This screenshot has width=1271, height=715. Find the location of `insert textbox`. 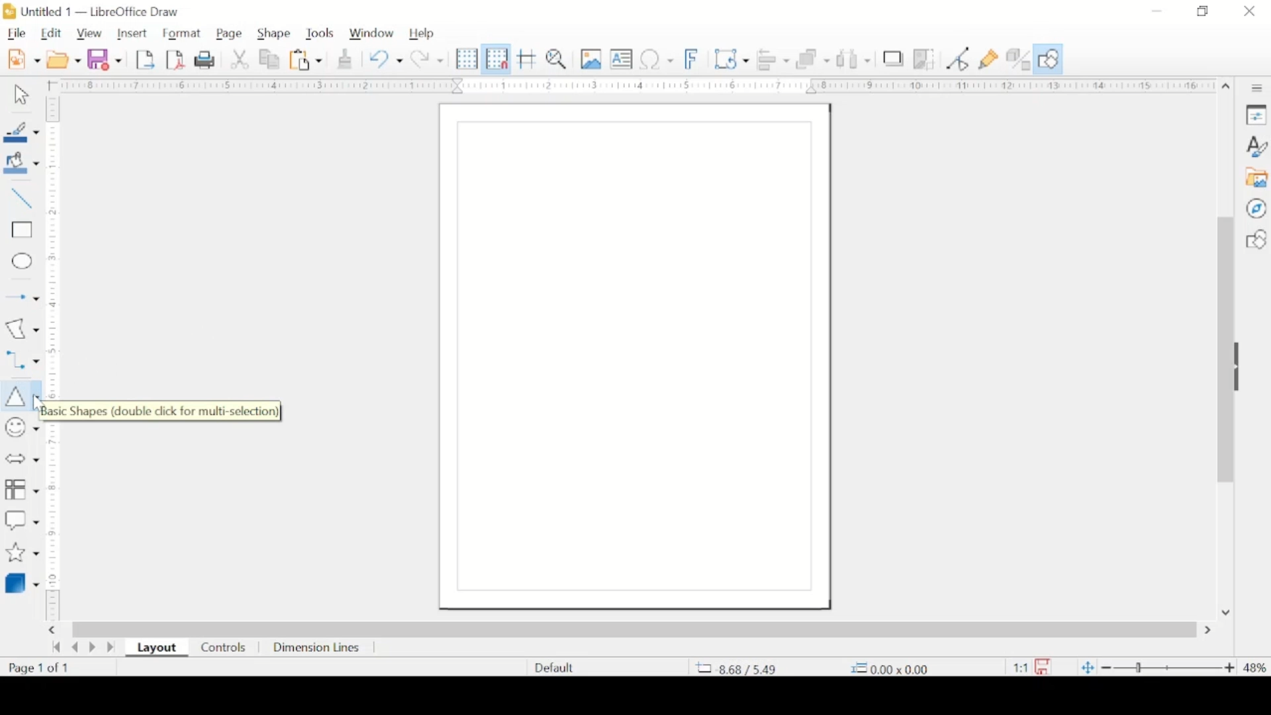

insert textbox is located at coordinates (621, 58).